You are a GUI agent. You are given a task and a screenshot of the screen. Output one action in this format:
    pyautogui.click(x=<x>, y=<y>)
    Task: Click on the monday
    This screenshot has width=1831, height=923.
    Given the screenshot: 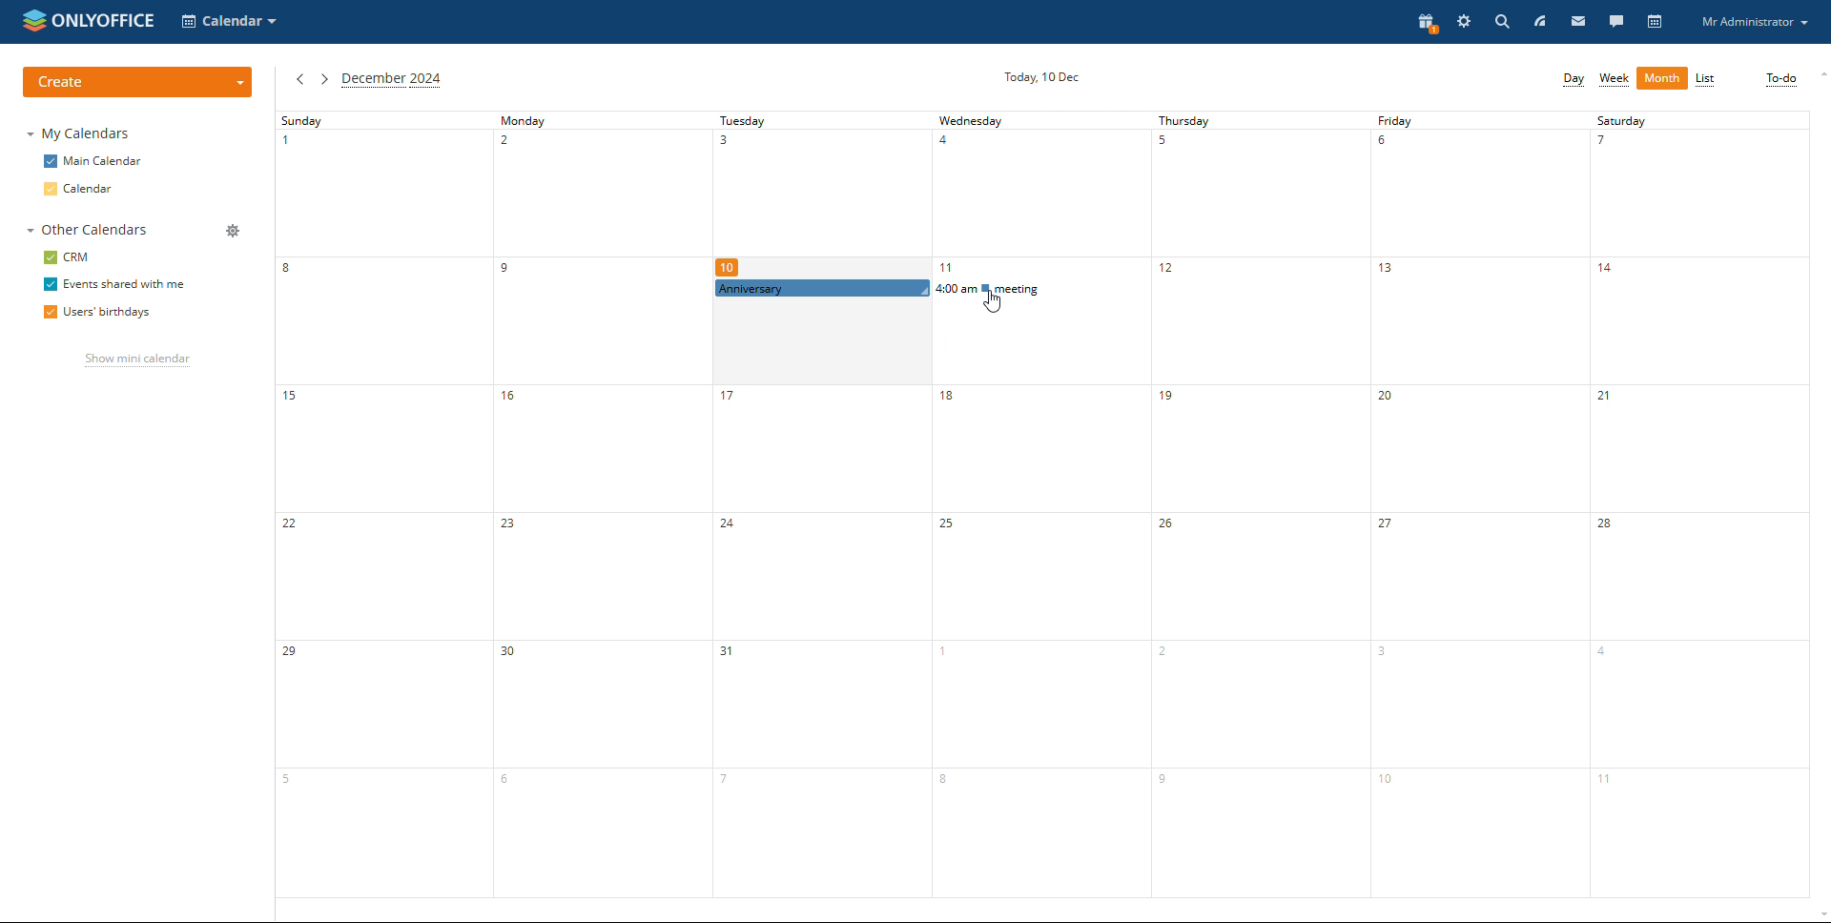 What is the action you would take?
    pyautogui.click(x=601, y=503)
    